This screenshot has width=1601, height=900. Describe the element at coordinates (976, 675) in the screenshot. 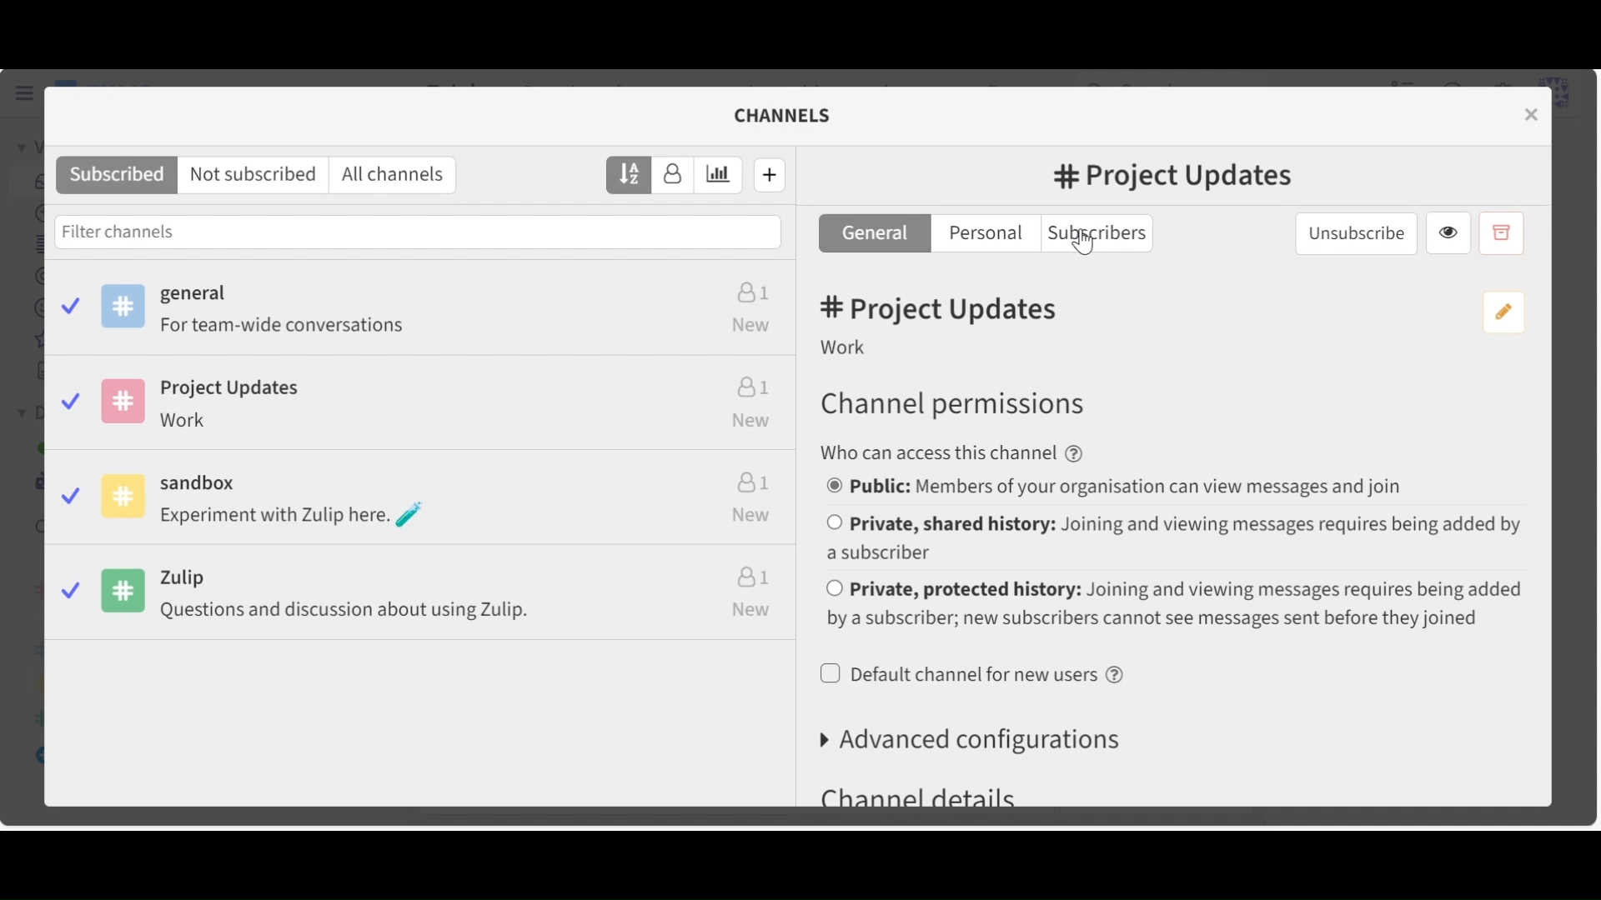

I see `(un)select Default channel for users` at that location.